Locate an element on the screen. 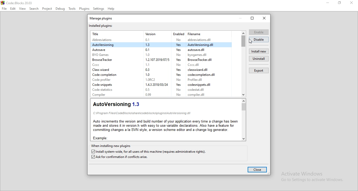  AutoVersioning is located at coordinates (105, 45).